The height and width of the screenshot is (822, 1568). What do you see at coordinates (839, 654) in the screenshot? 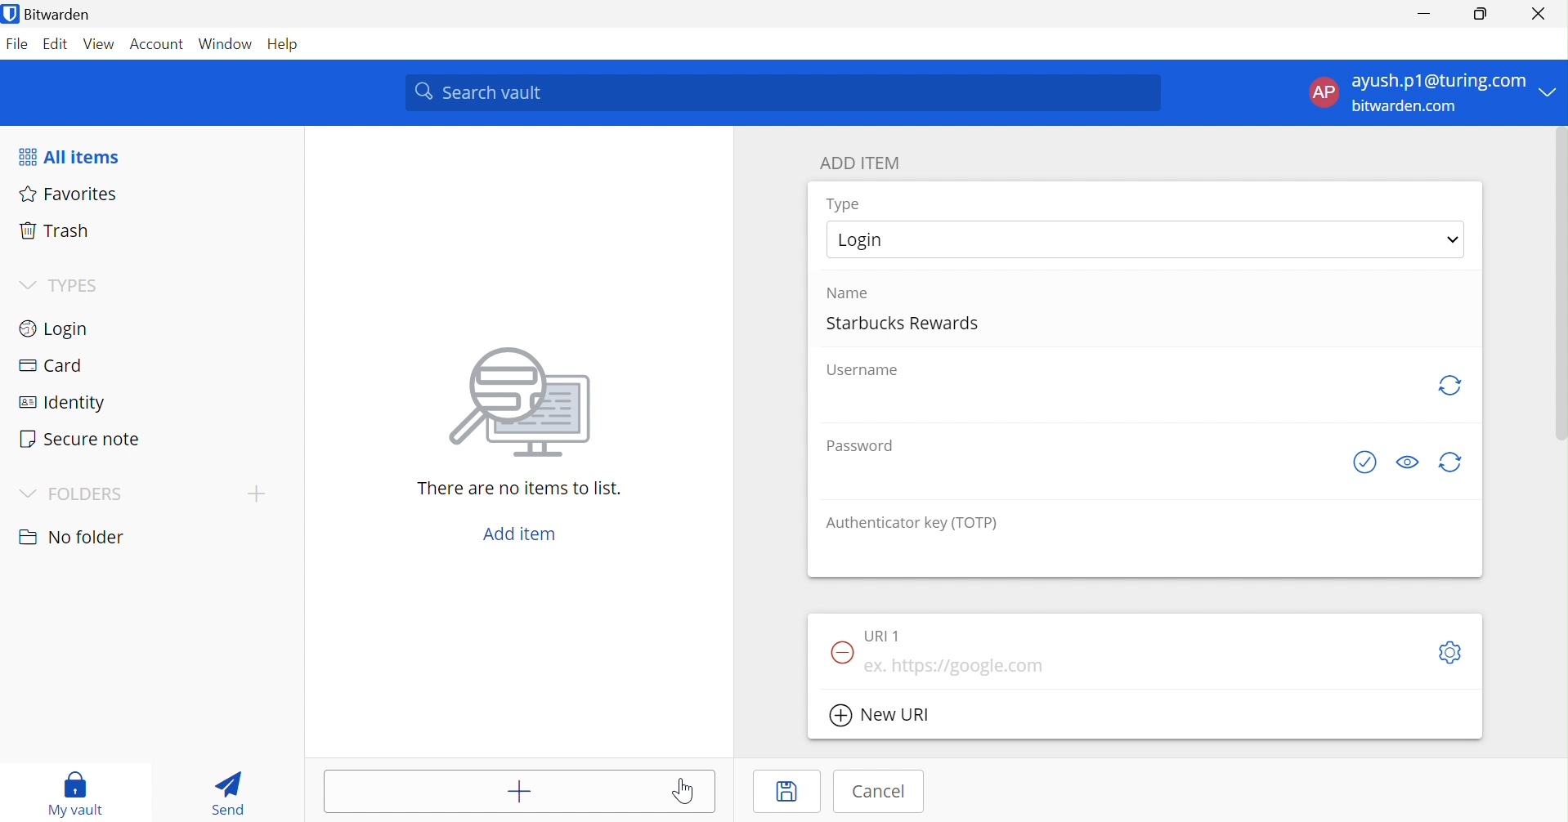
I see `Remove` at bounding box center [839, 654].